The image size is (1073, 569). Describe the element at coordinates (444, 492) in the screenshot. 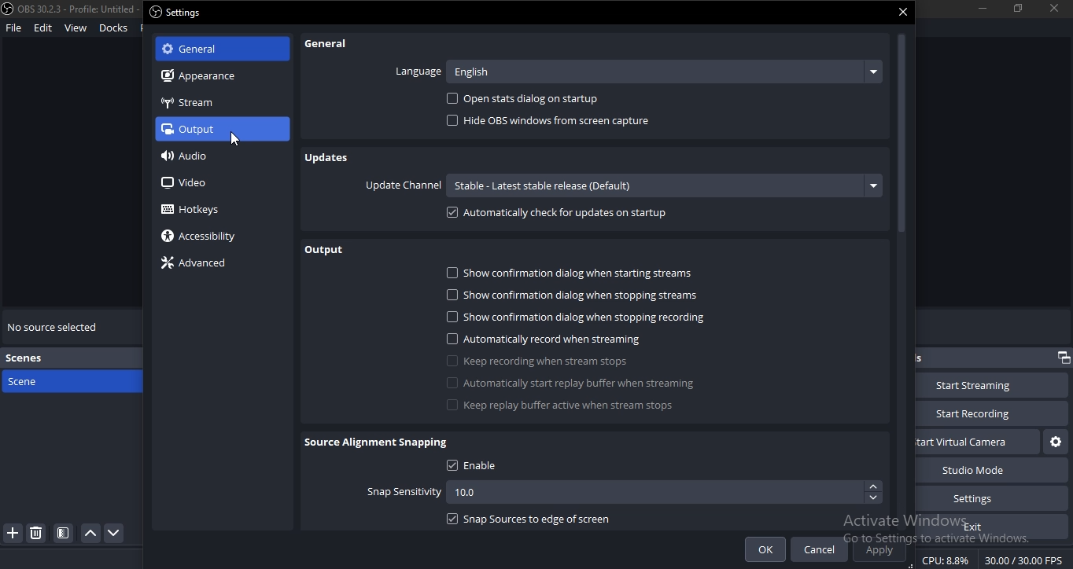

I see `snap senstivity` at that location.